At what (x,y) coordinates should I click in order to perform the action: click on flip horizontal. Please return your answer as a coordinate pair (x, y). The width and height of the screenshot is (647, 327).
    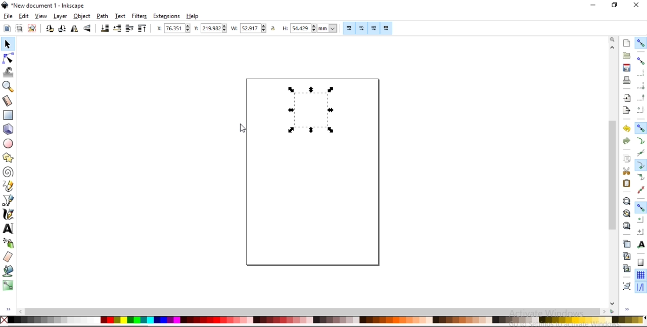
    Looking at the image, I should click on (74, 29).